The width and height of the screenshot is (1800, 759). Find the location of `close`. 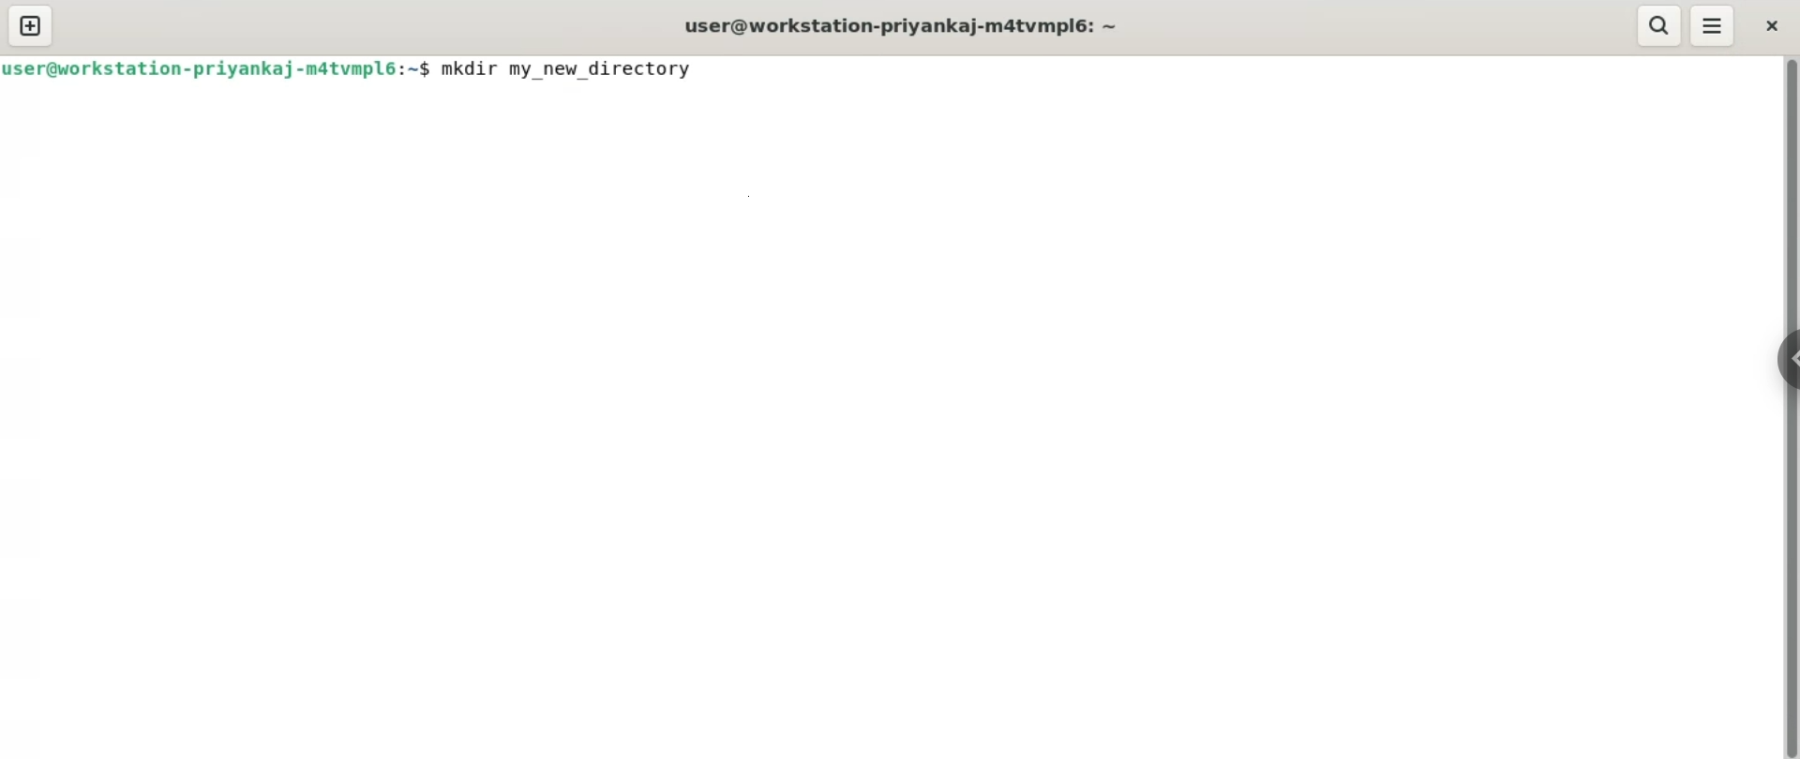

close is located at coordinates (1776, 24).